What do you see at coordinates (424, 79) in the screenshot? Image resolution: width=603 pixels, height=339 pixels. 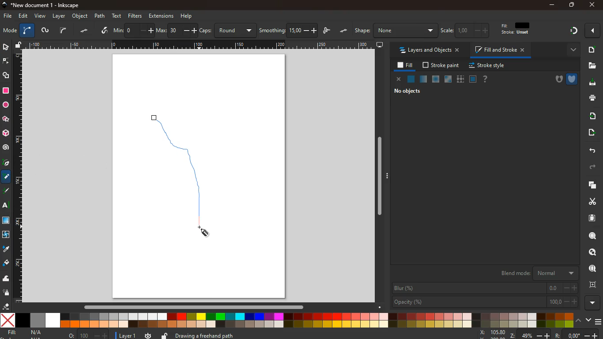 I see `opacity` at bounding box center [424, 79].